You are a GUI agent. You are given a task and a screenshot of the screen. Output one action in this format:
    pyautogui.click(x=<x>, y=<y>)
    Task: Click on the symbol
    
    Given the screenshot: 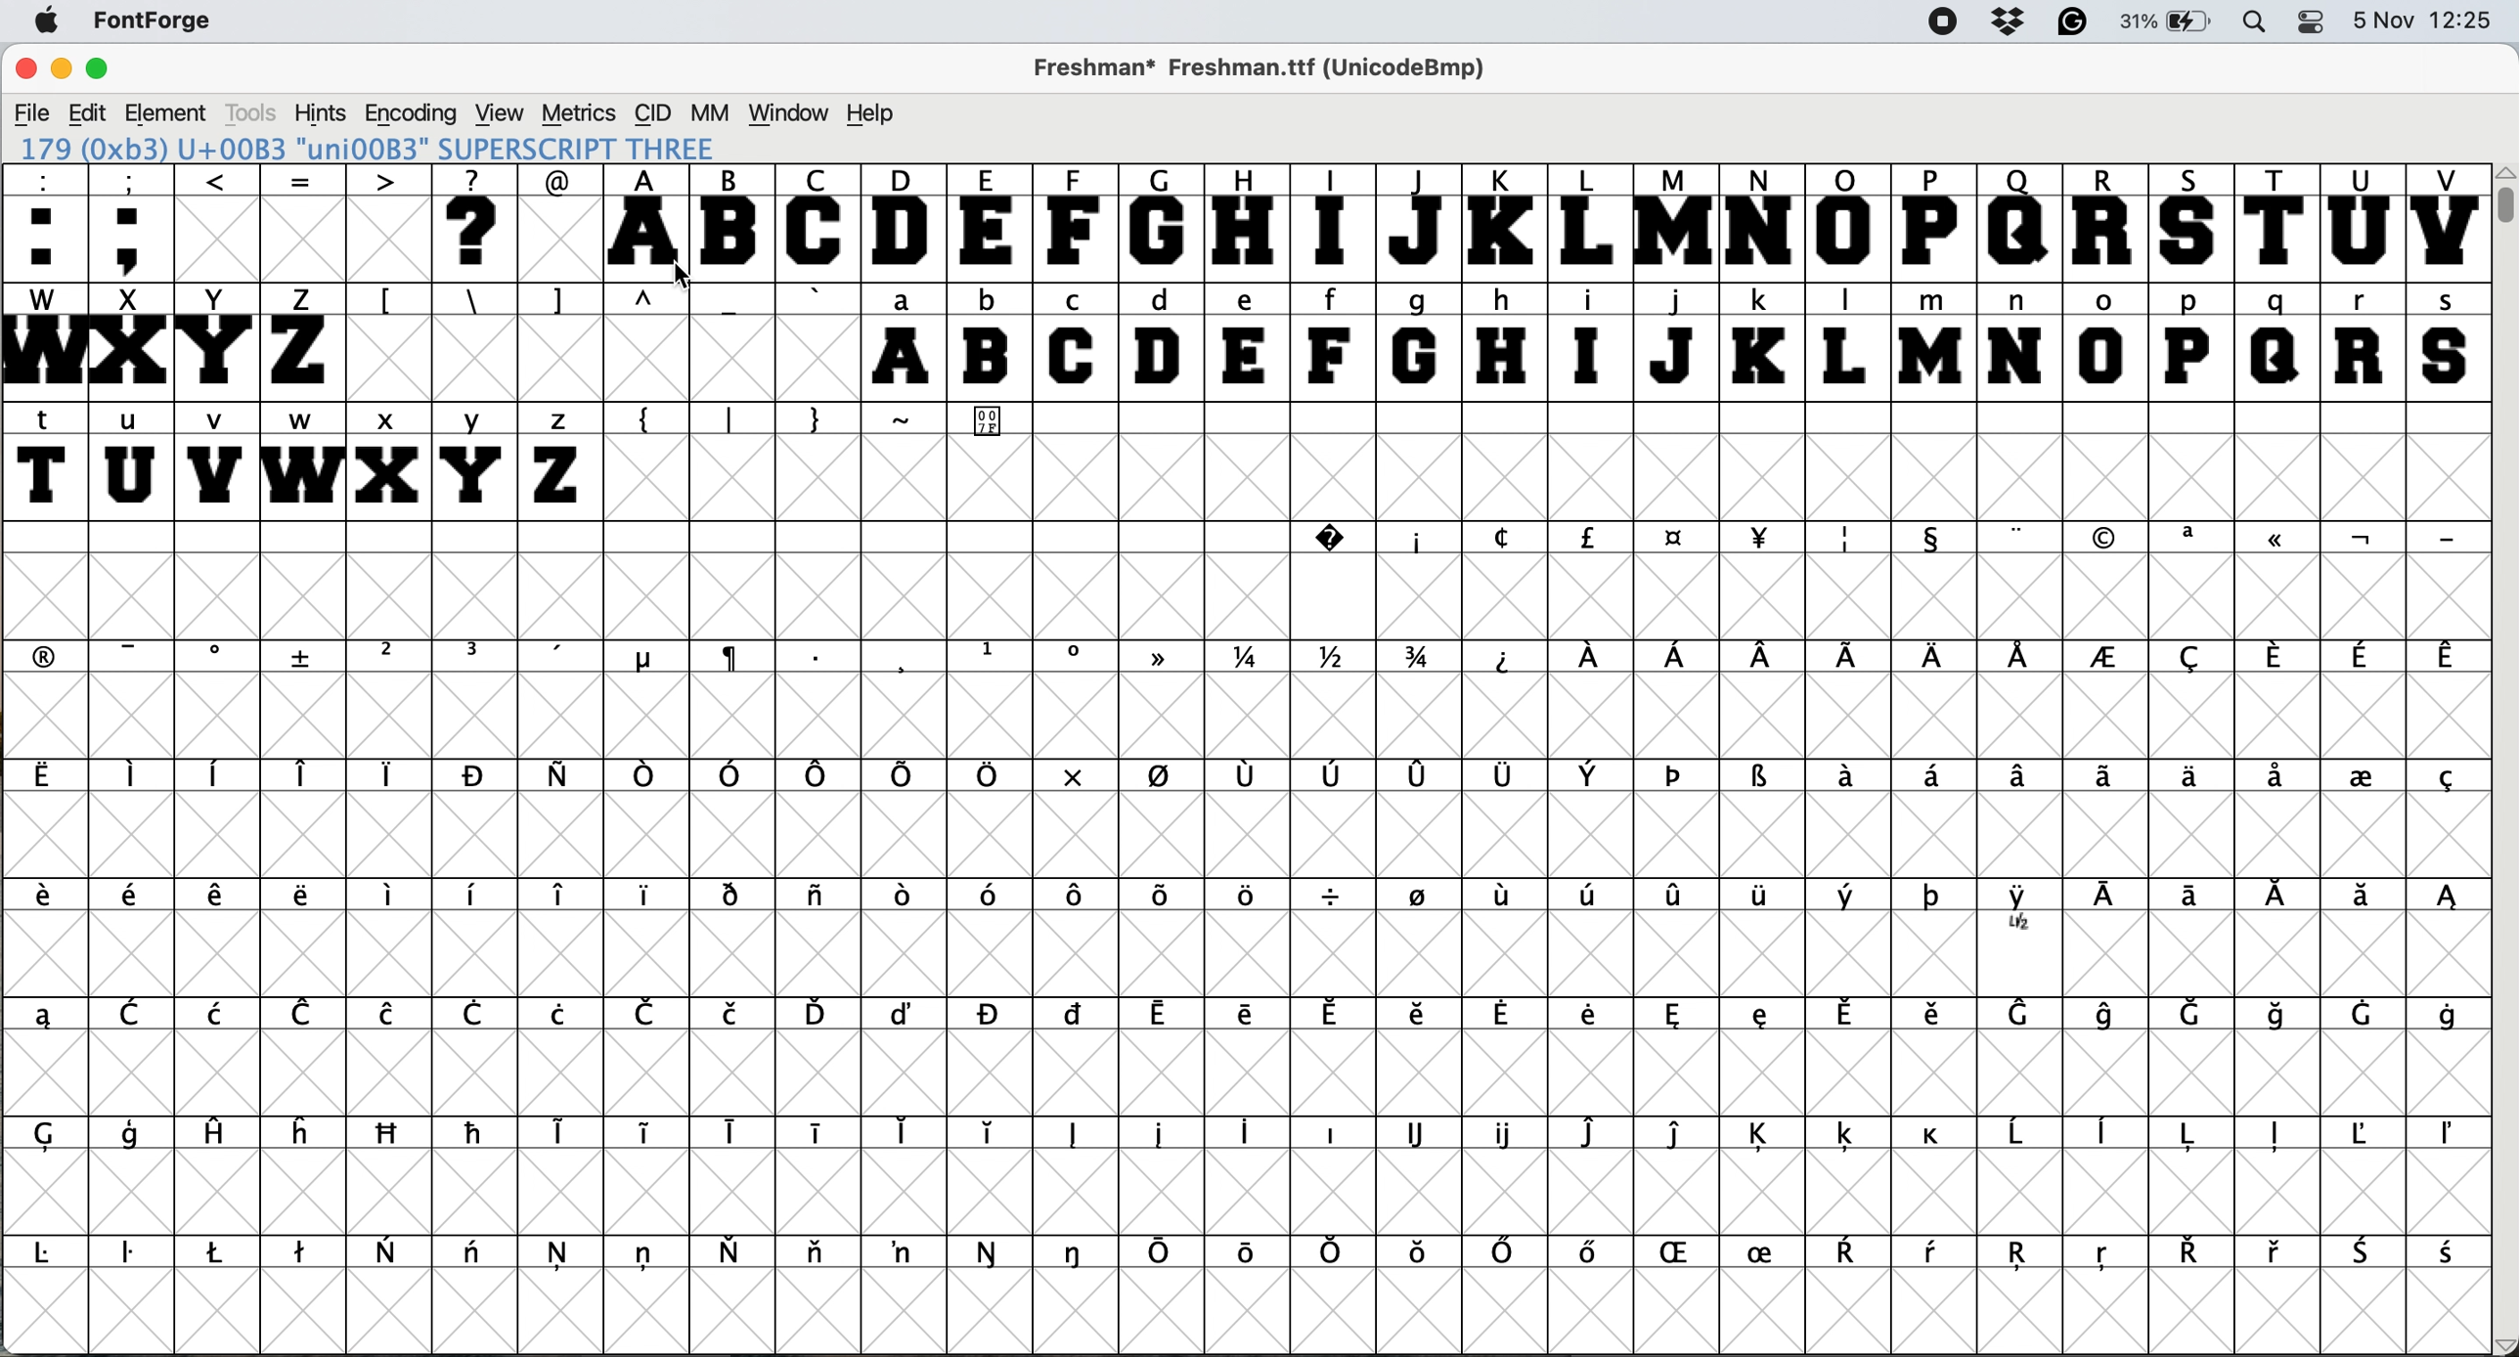 What is the action you would take?
    pyautogui.click(x=54, y=1253)
    